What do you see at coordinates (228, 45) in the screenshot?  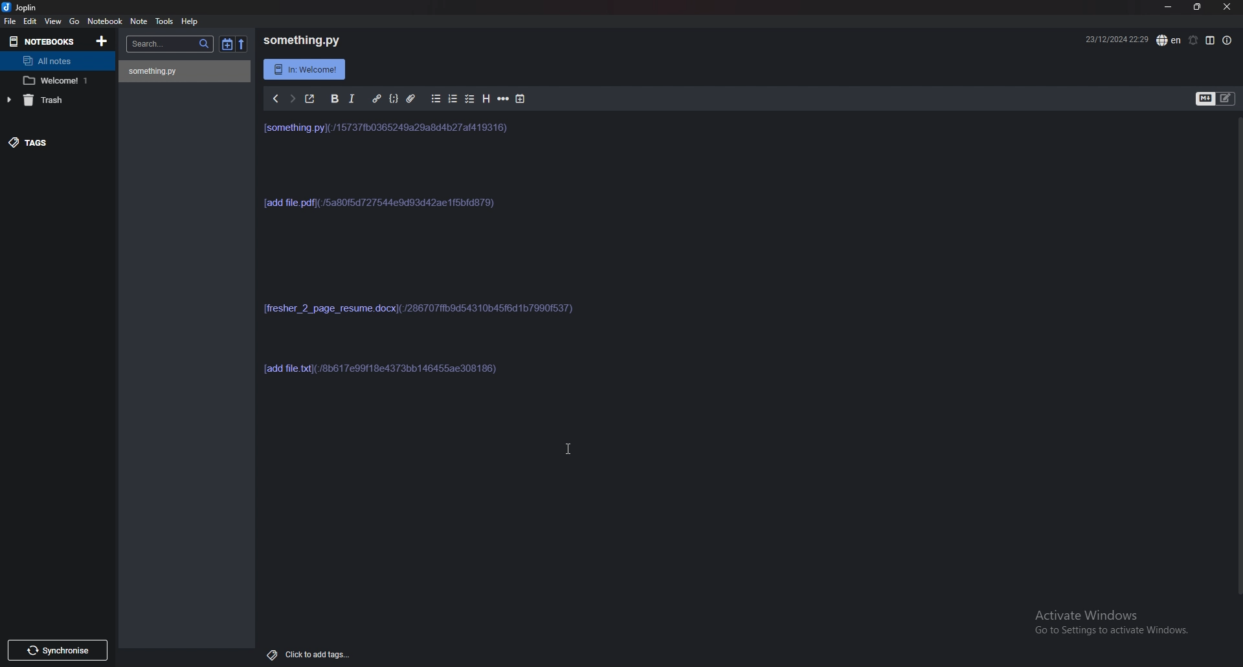 I see `Toggle sort order` at bounding box center [228, 45].